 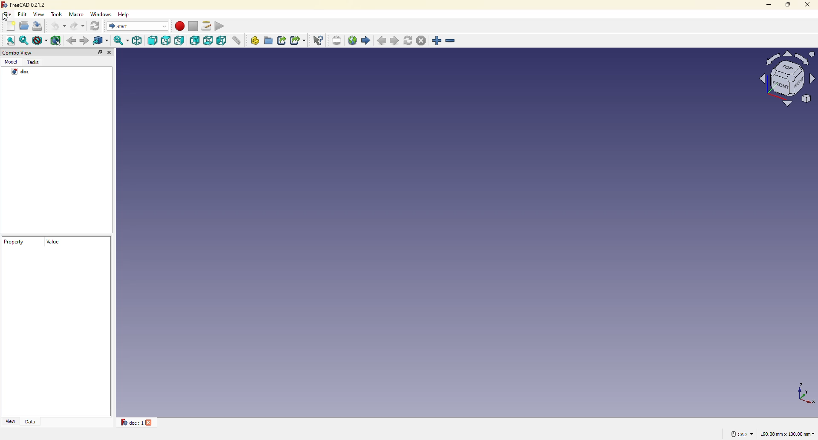 What do you see at coordinates (223, 41) in the screenshot?
I see `left` at bounding box center [223, 41].